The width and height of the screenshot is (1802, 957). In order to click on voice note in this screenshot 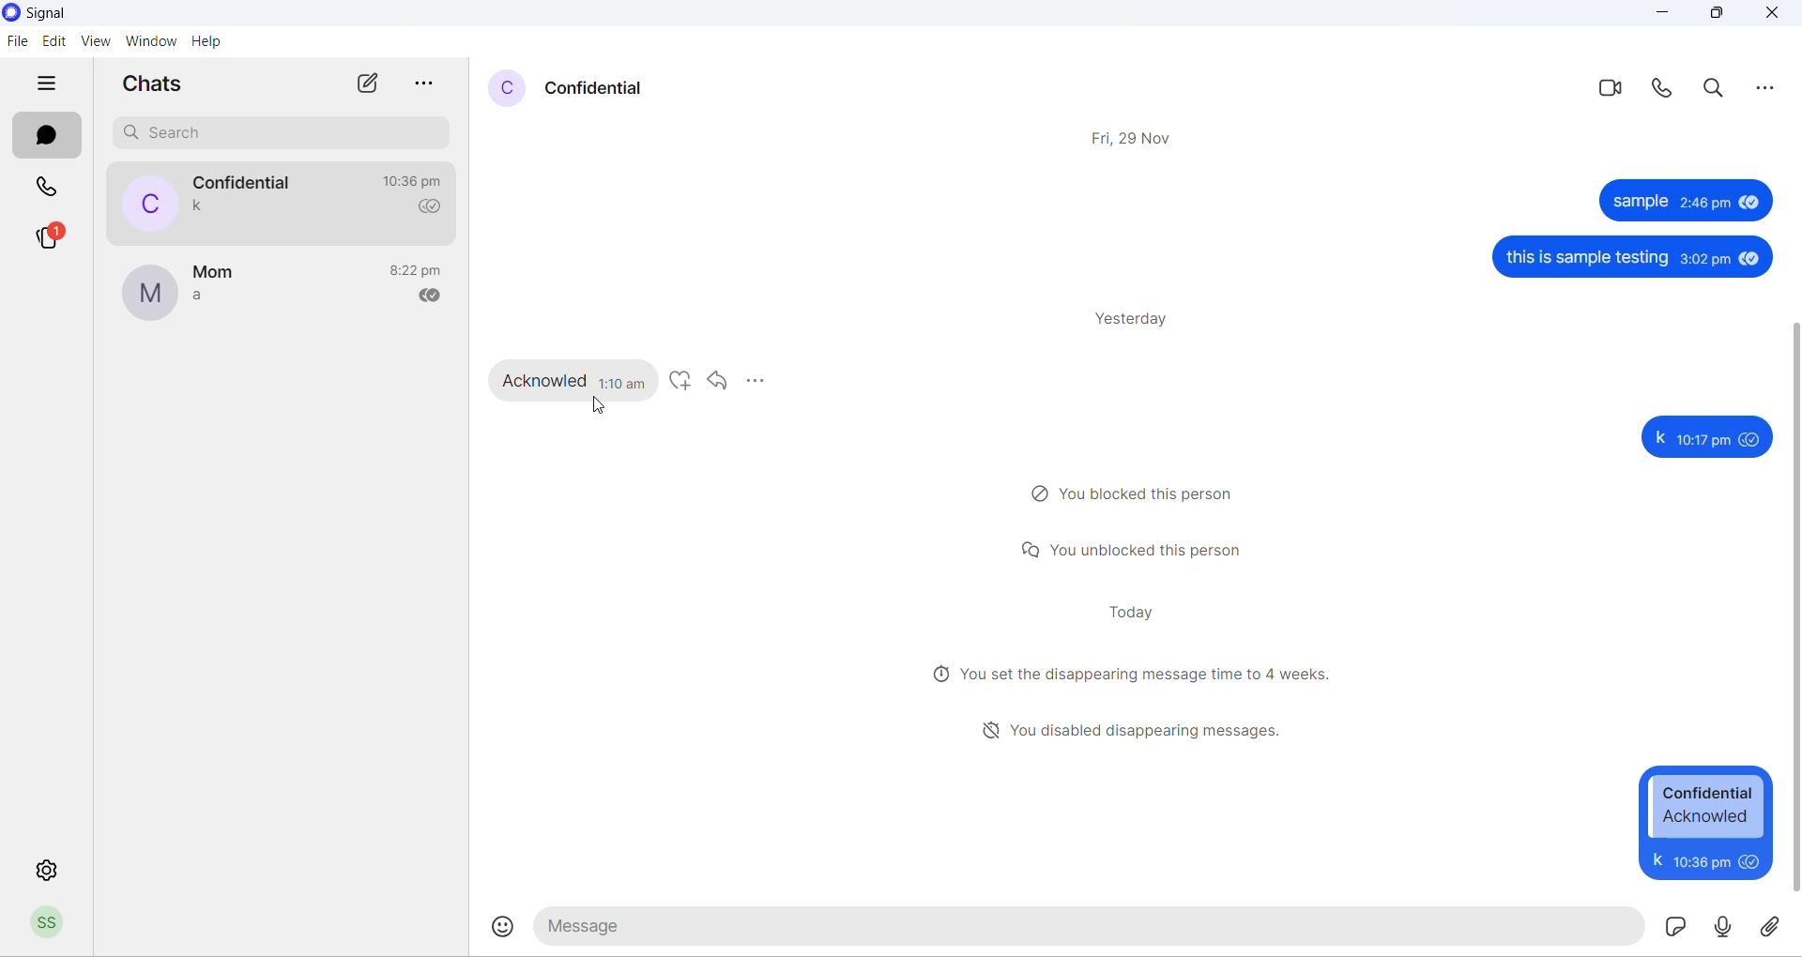, I will do `click(1722, 927)`.